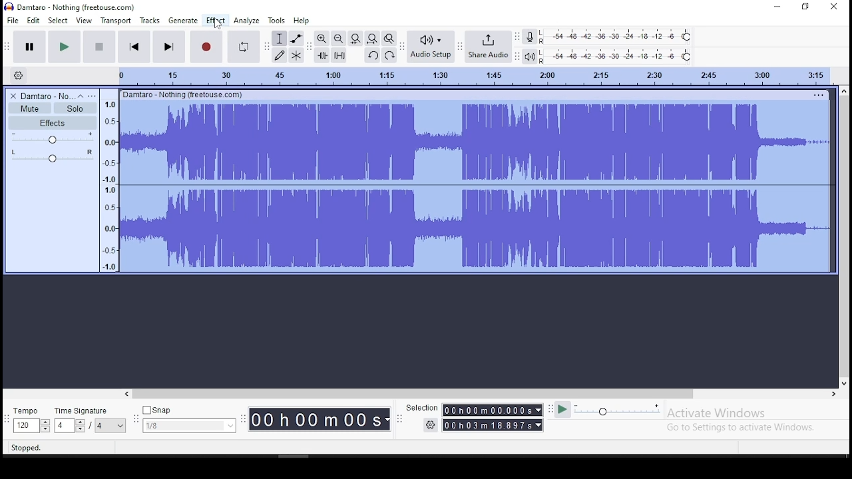 This screenshot has width=852, height=479. I want to click on /4, so click(98, 426).